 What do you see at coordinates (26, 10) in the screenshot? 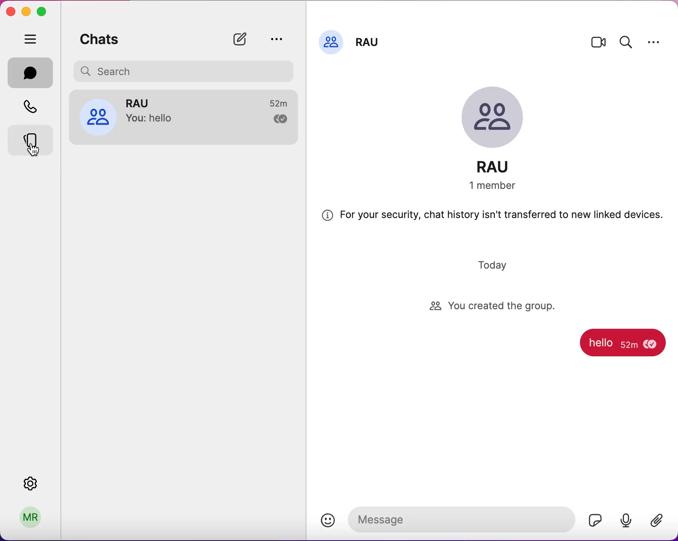
I see `minimize` at bounding box center [26, 10].